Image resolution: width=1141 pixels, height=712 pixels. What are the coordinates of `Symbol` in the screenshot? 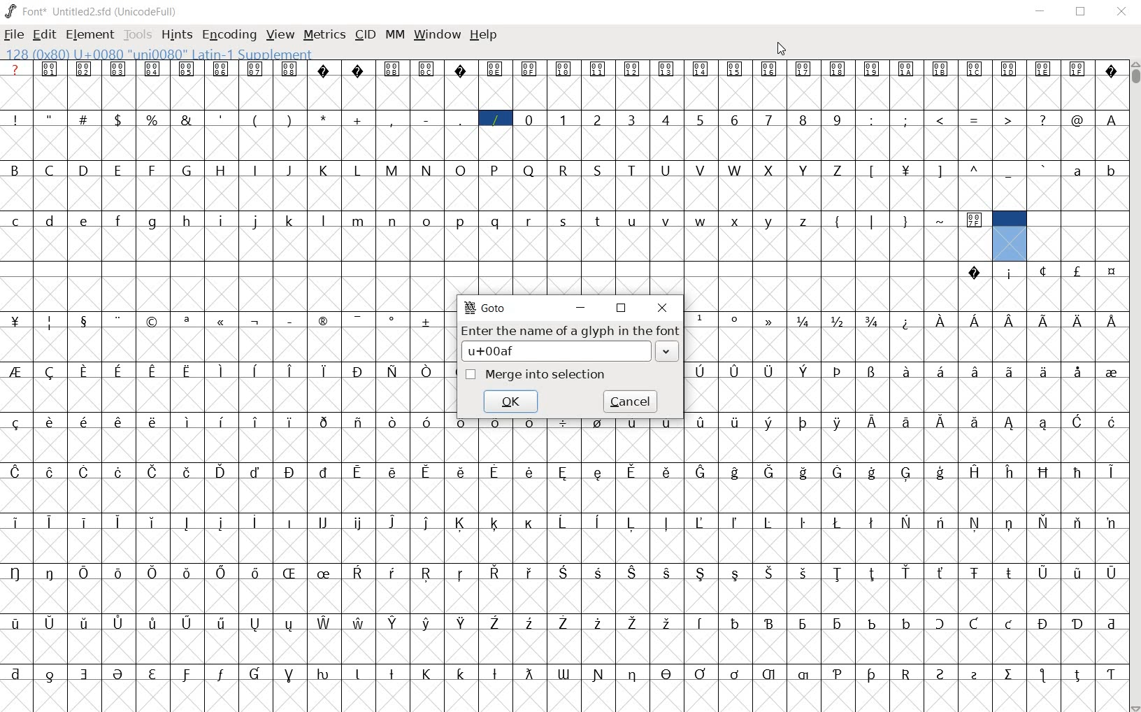 It's located at (1077, 372).